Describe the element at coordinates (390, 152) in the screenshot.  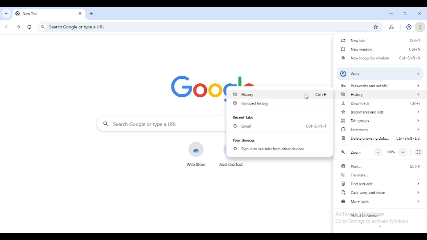
I see `100%` at that location.